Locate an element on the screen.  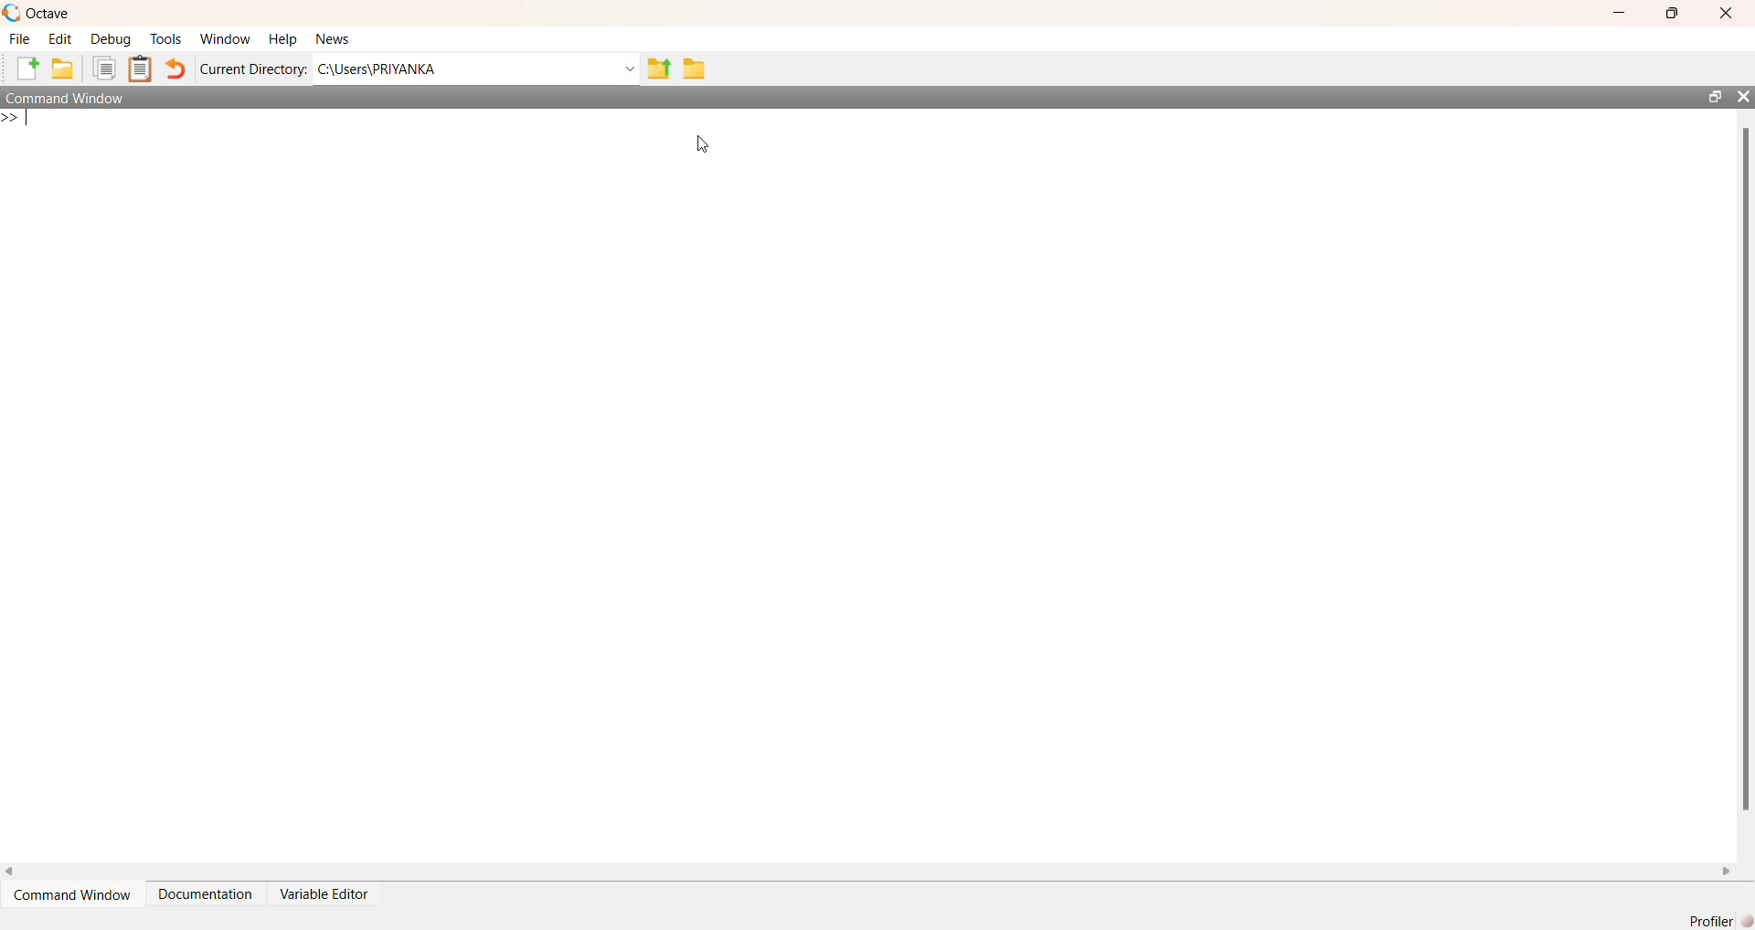
Octave is located at coordinates (48, 14).